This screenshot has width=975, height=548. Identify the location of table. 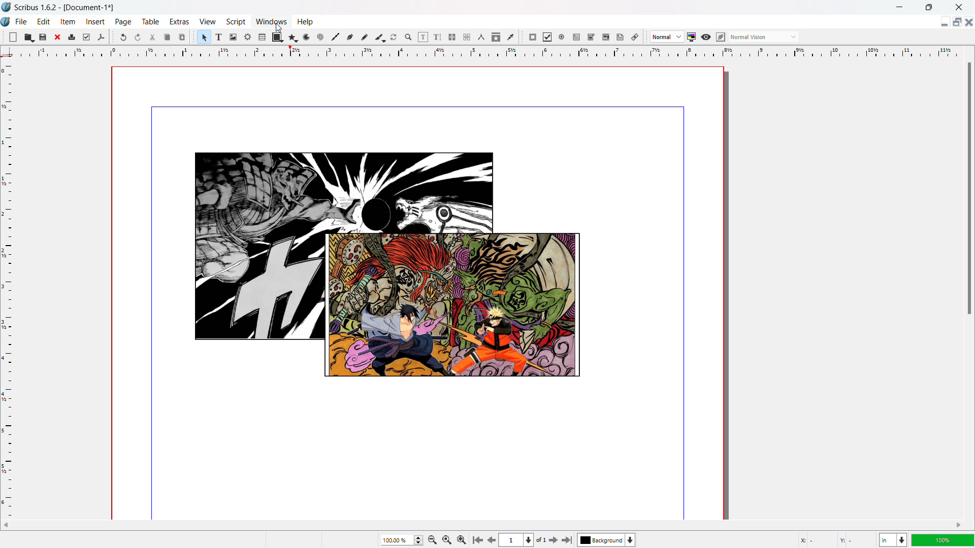
(150, 21).